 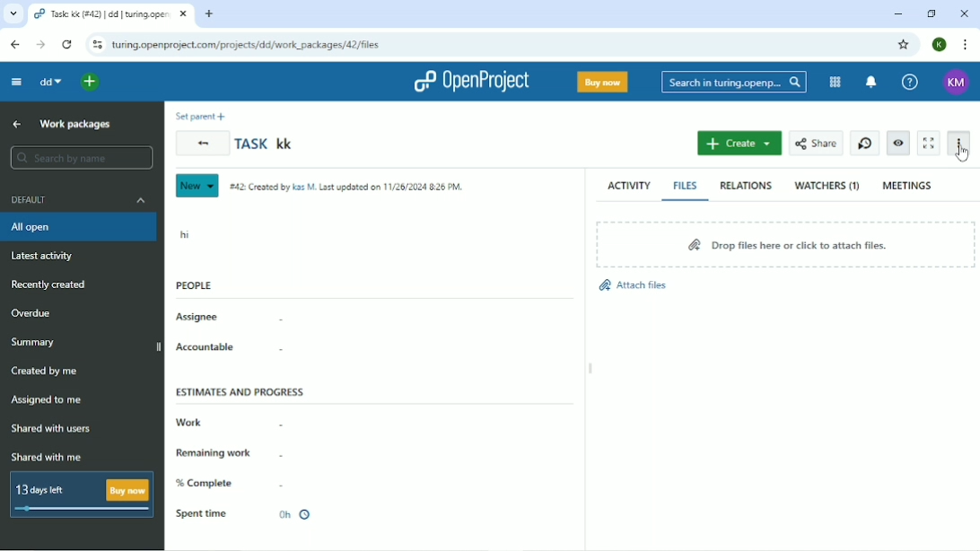 I want to click on New, so click(x=198, y=186).